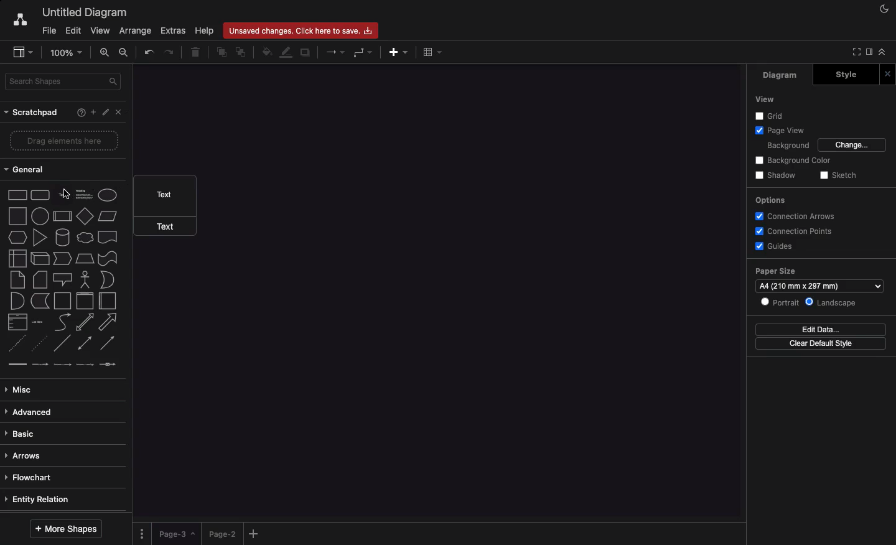  What do you see at coordinates (85, 301) in the screenshot?
I see `vertical container` at bounding box center [85, 301].